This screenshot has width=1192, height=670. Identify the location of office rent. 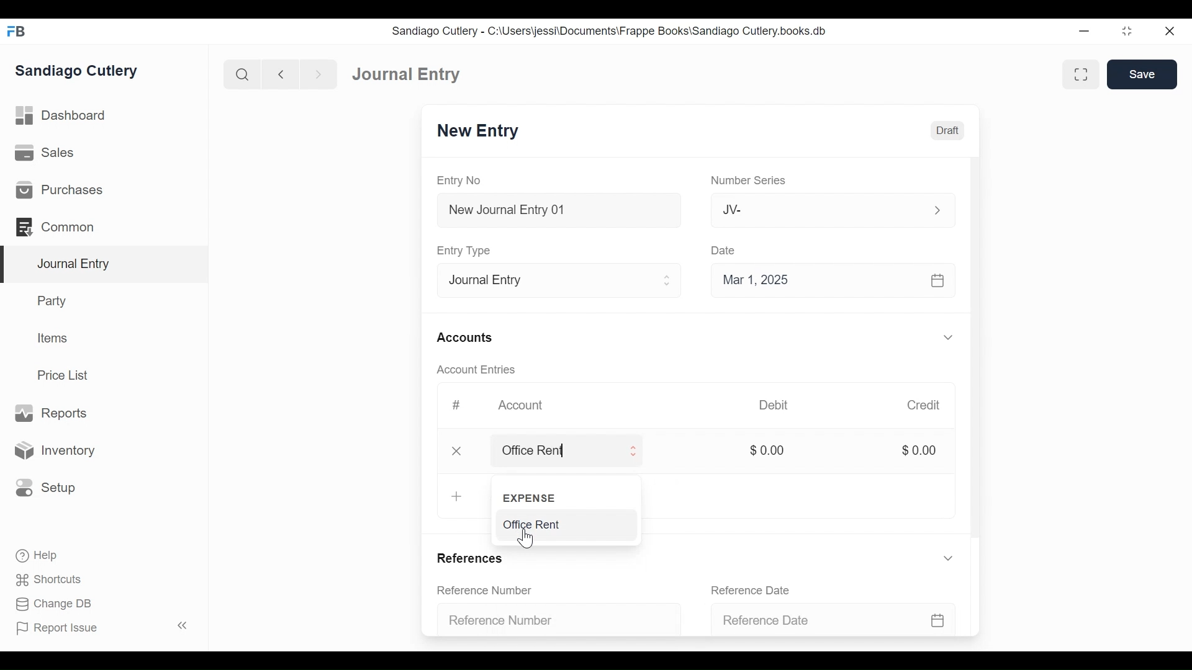
(579, 451).